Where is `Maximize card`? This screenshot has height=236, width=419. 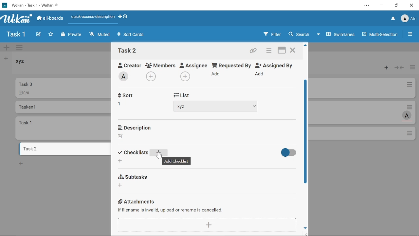
Maximize card is located at coordinates (282, 51).